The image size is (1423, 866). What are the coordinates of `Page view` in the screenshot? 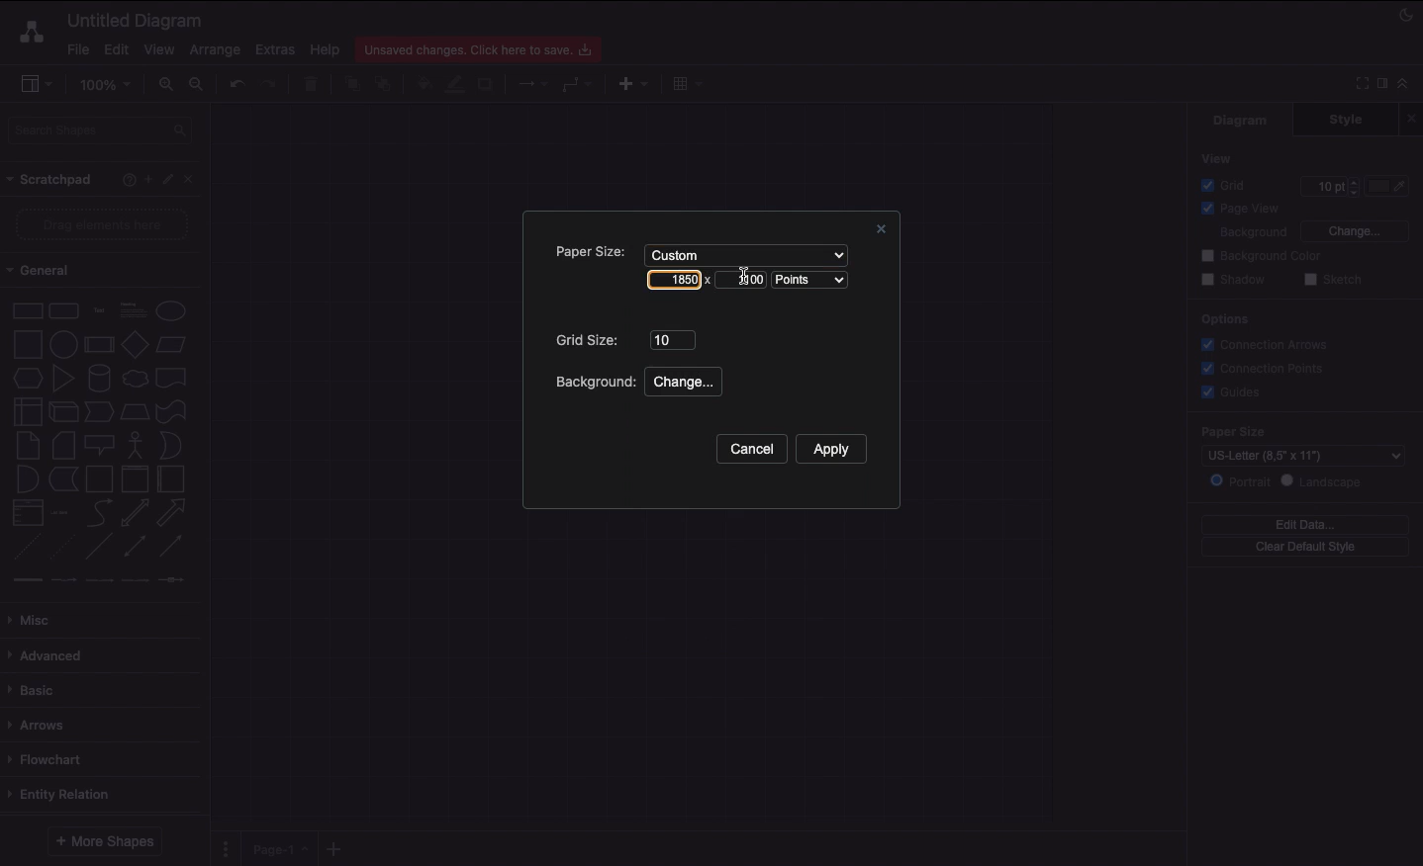 It's located at (1237, 210).